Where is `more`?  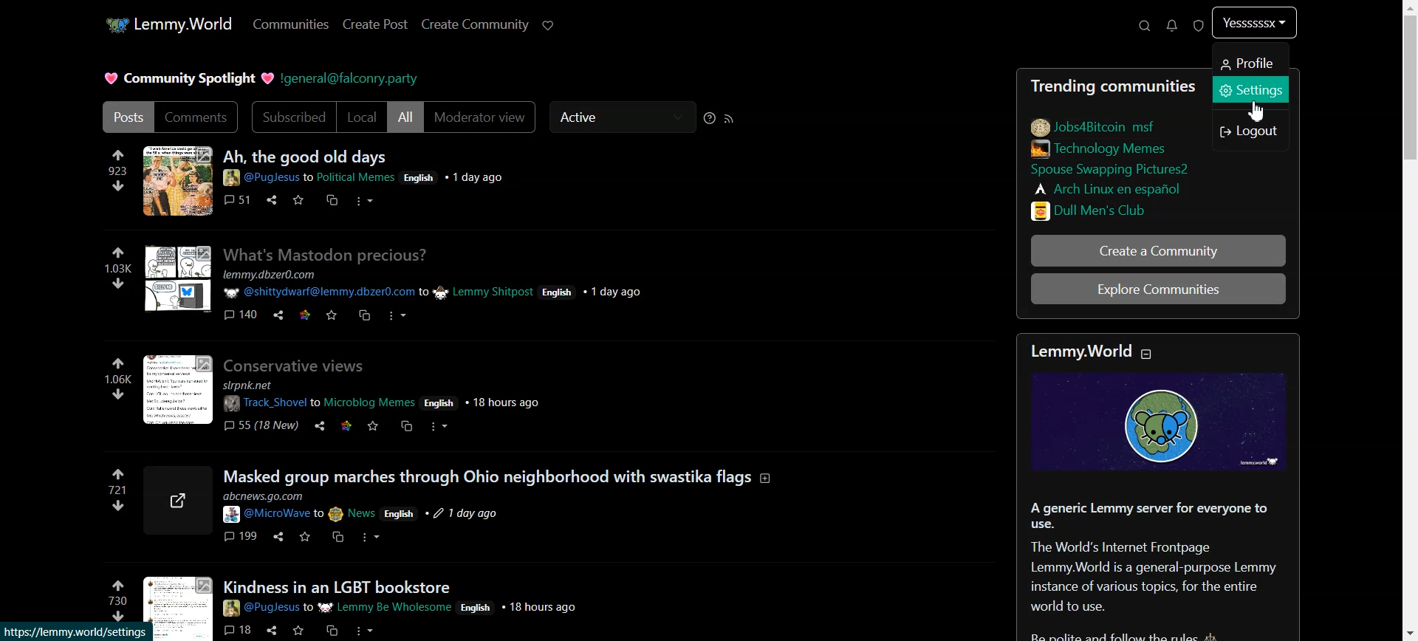
more is located at coordinates (363, 200).